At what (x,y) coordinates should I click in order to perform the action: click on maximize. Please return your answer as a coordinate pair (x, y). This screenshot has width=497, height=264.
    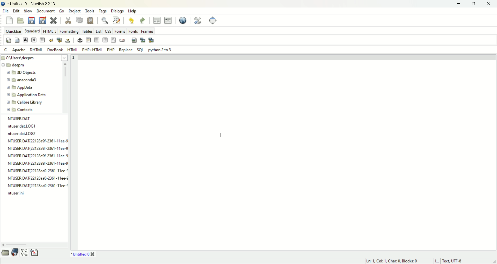
    Looking at the image, I should click on (474, 4).